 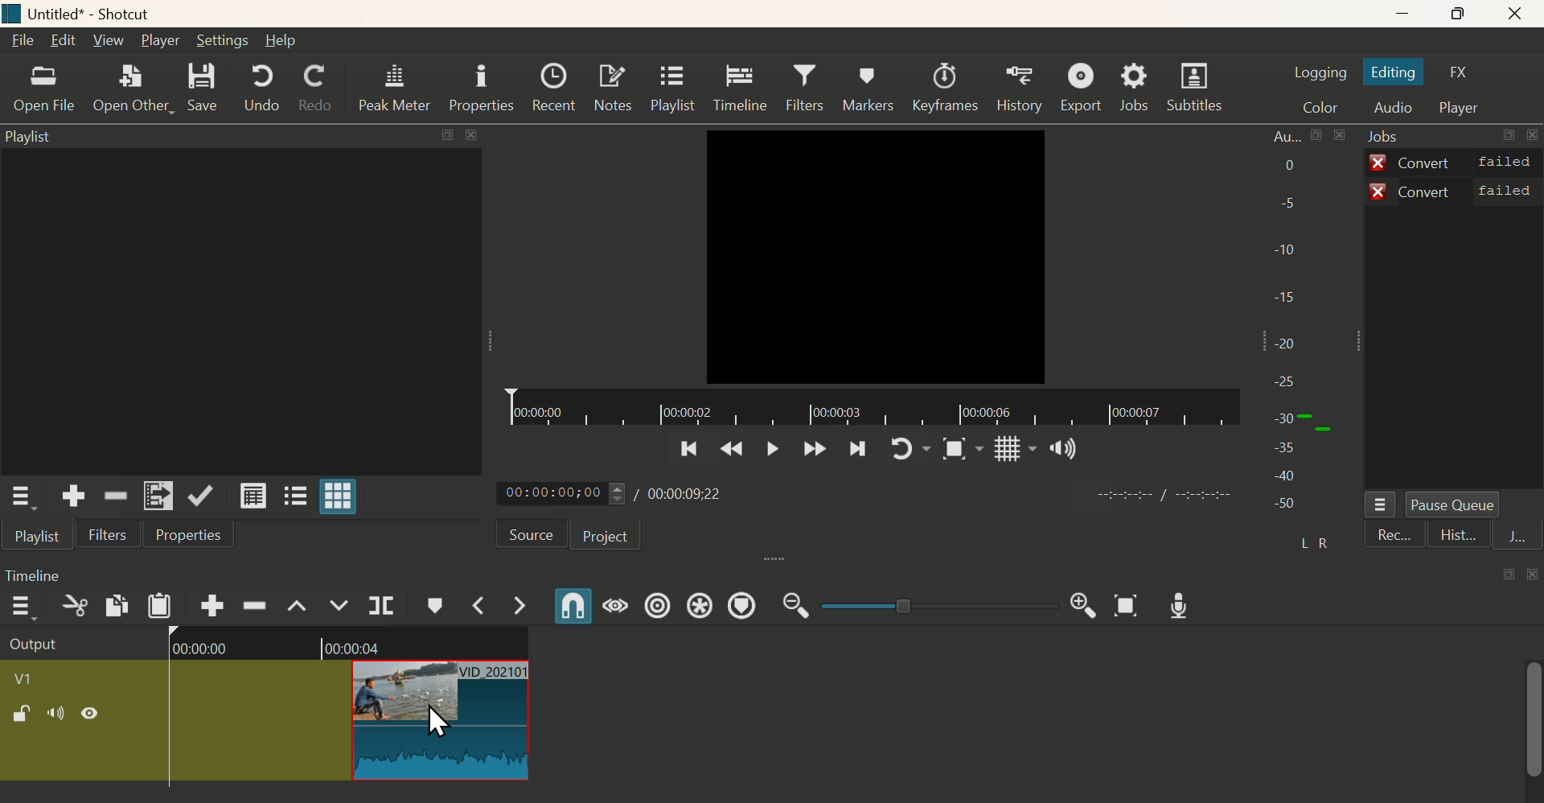 I want to click on Logging, so click(x=1320, y=70).